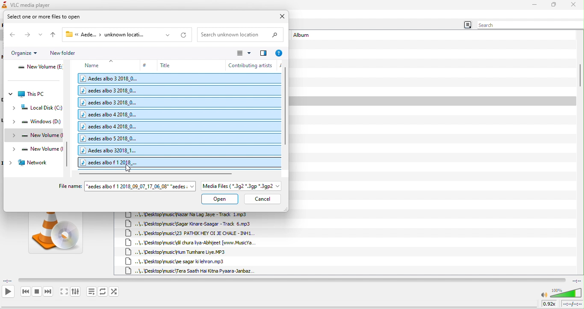 The height and width of the screenshot is (309, 584). I want to click on VLC media player, so click(36, 4).